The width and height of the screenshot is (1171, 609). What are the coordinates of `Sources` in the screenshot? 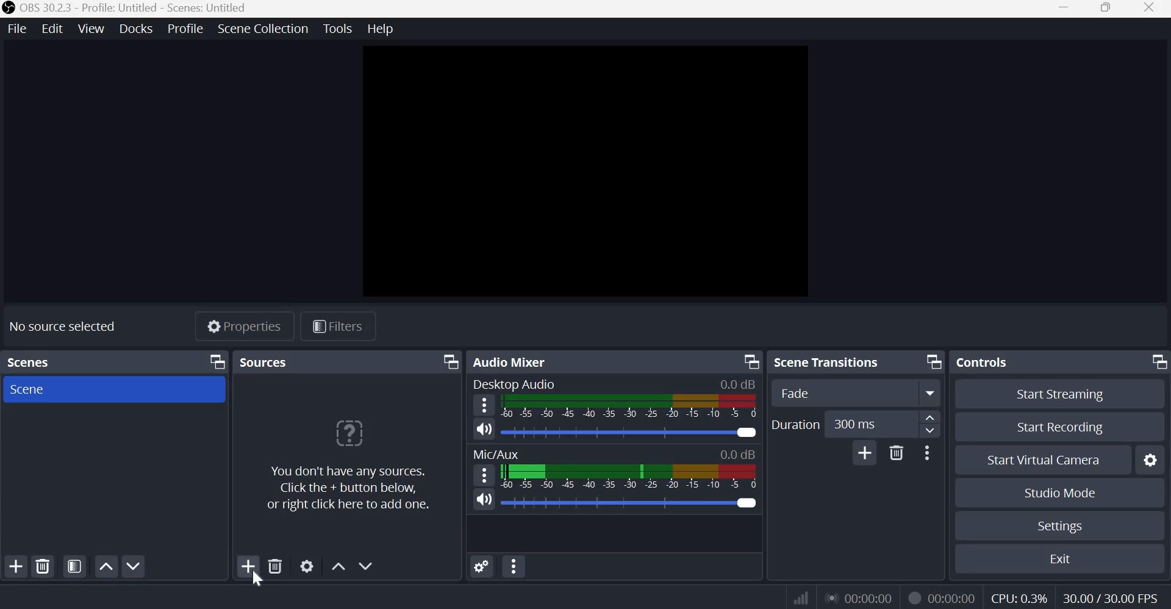 It's located at (266, 361).